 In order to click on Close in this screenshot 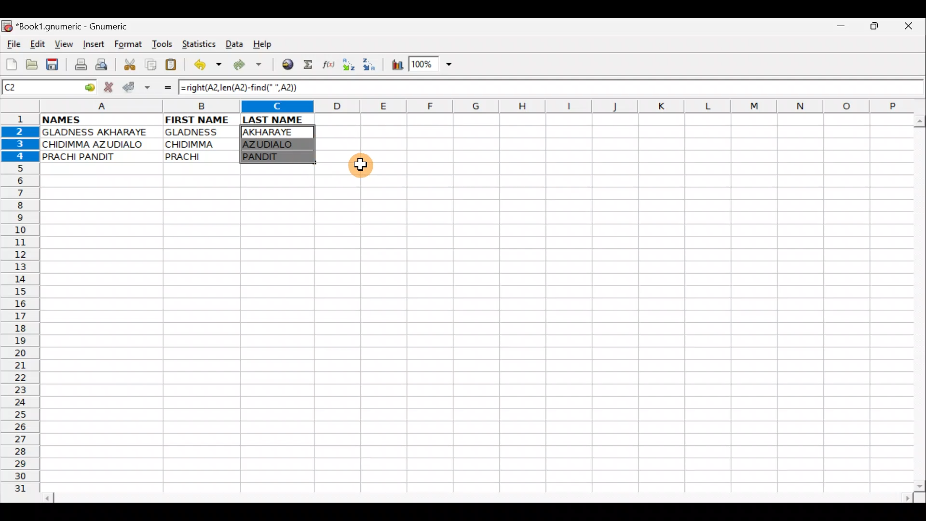, I will do `click(911, 28)`.